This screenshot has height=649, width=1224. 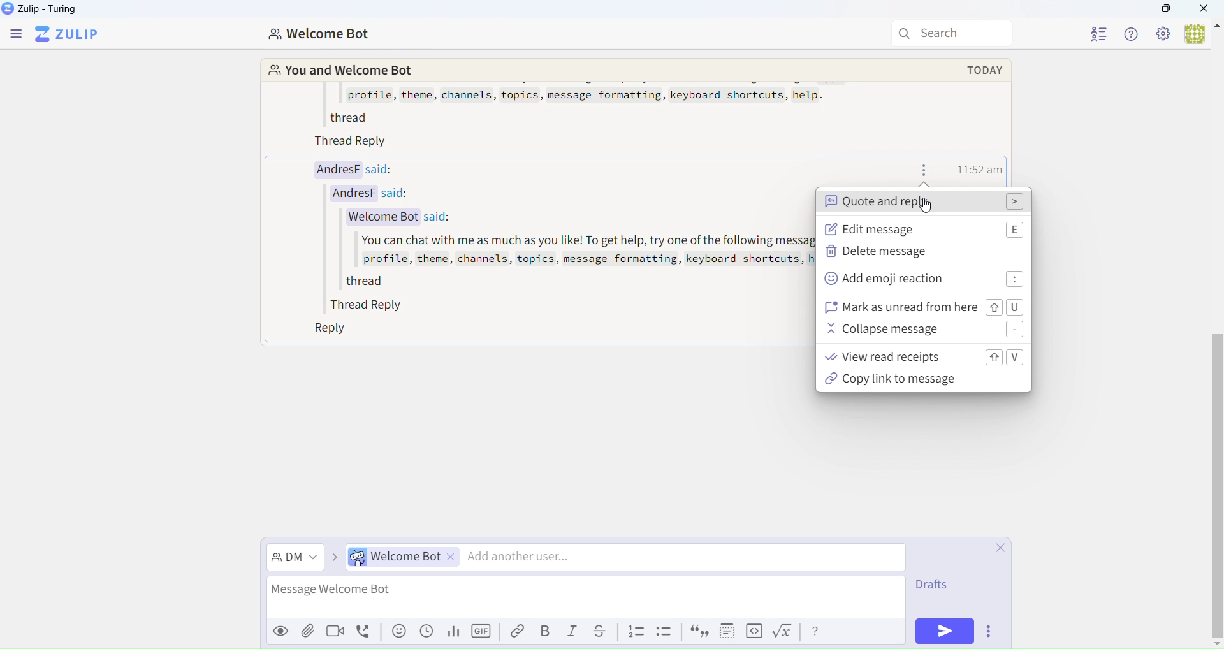 I want to click on Reply, so click(x=321, y=329).